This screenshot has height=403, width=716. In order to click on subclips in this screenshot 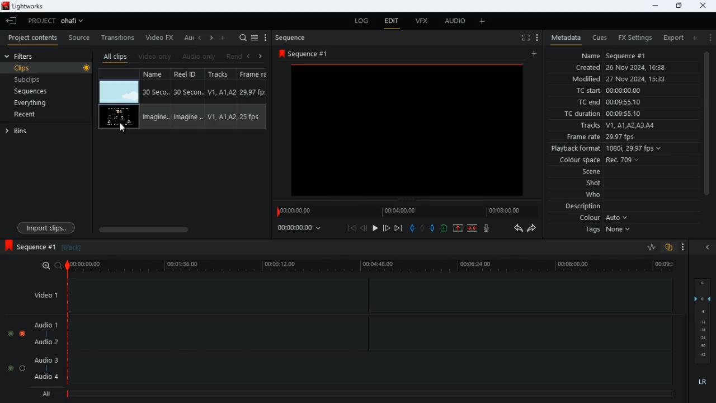, I will do `click(43, 79)`.